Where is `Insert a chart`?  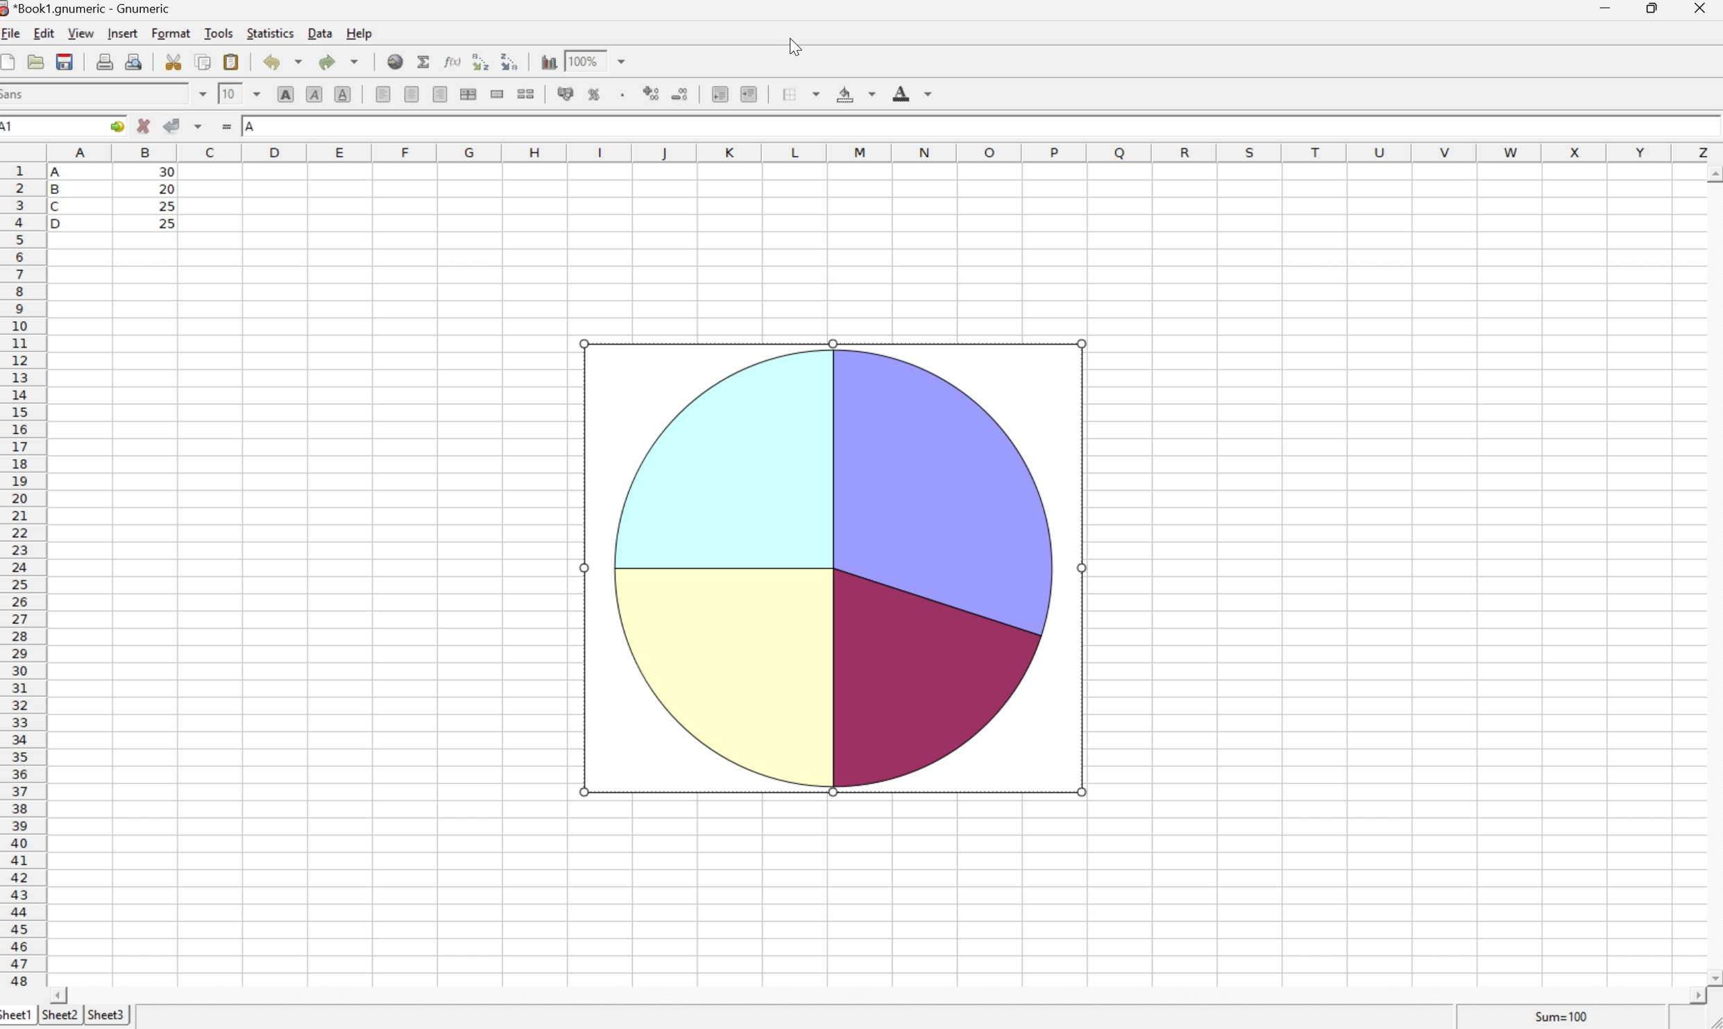
Insert a chart is located at coordinates (548, 59).